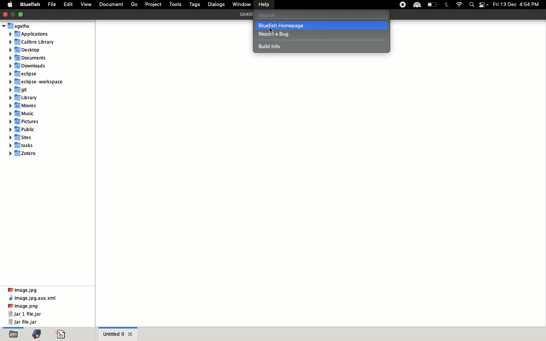 The width and height of the screenshot is (546, 341). I want to click on Tools, so click(175, 5).